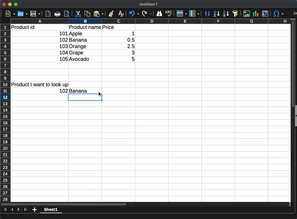 Image resolution: width=297 pixels, height=219 pixels. I want to click on product name, so click(85, 27).